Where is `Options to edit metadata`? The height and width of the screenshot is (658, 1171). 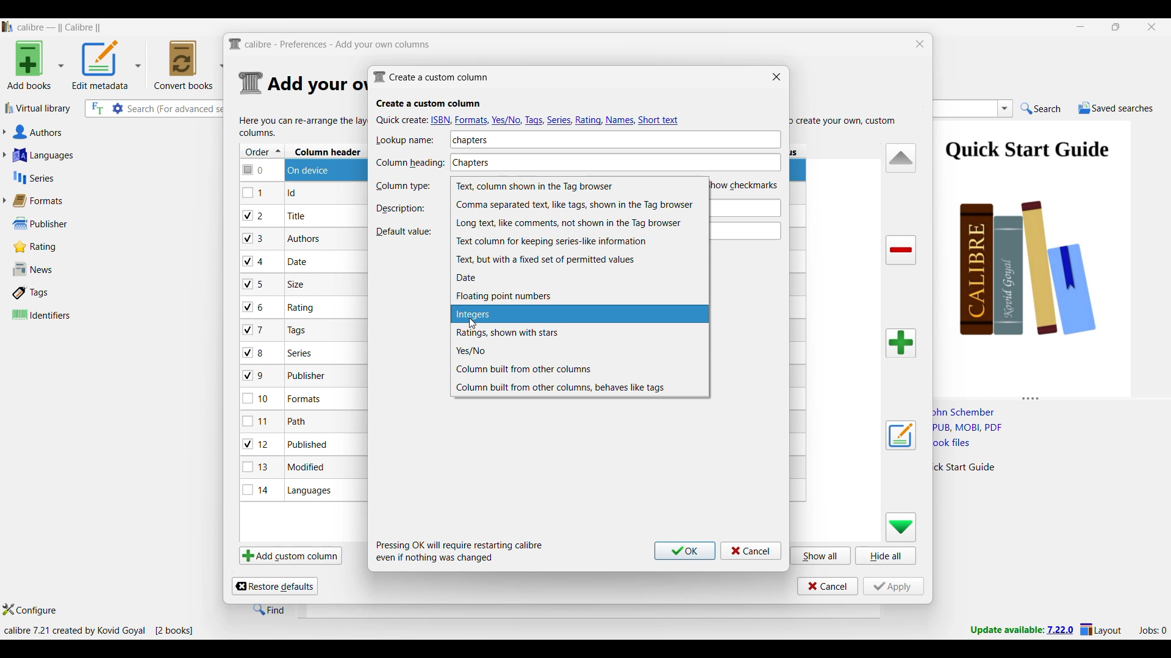 Options to edit metadata is located at coordinates (107, 65).